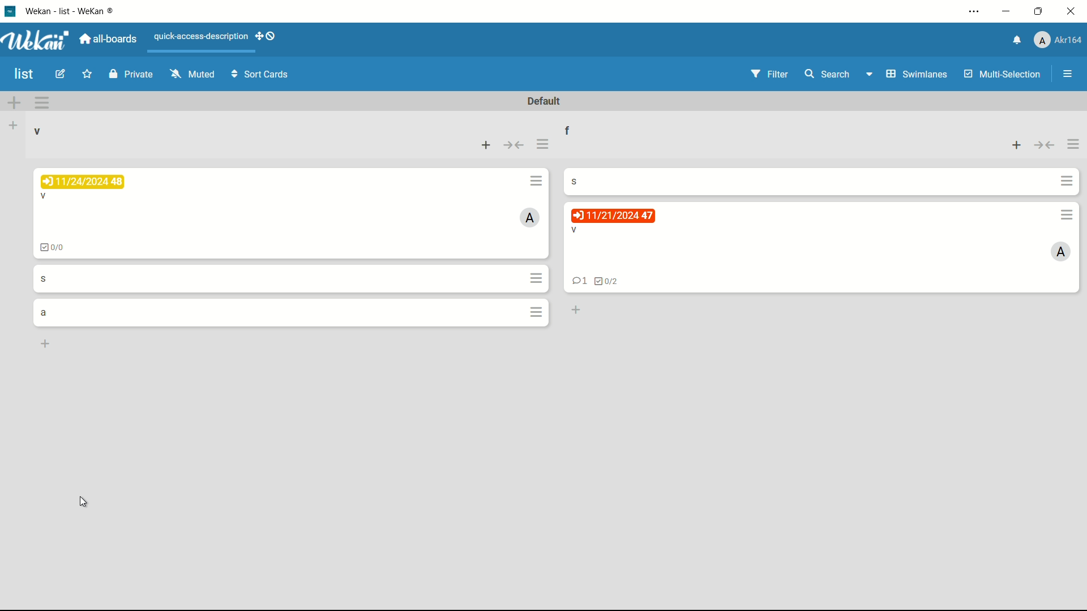 This screenshot has width=1087, height=611. What do you see at coordinates (908, 74) in the screenshot?
I see `swimlanes` at bounding box center [908, 74].